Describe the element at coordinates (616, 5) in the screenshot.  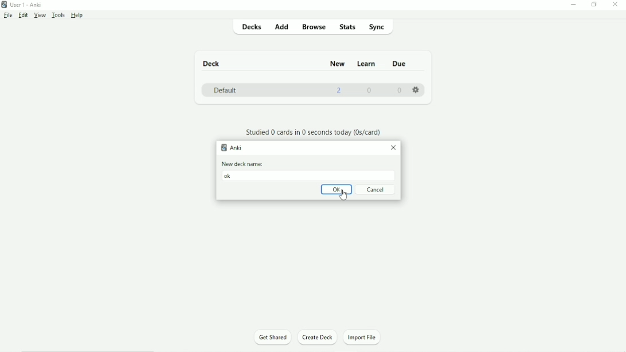
I see `Close` at that location.